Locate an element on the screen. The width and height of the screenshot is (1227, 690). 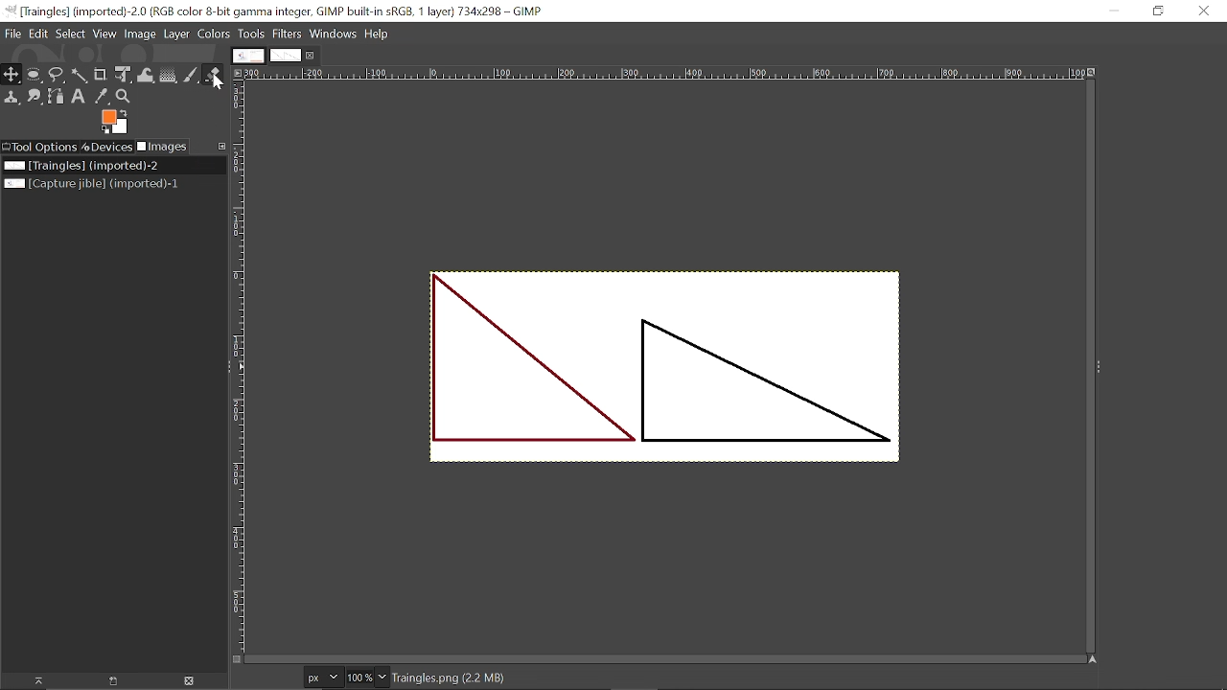
Delete image is located at coordinates (186, 680).